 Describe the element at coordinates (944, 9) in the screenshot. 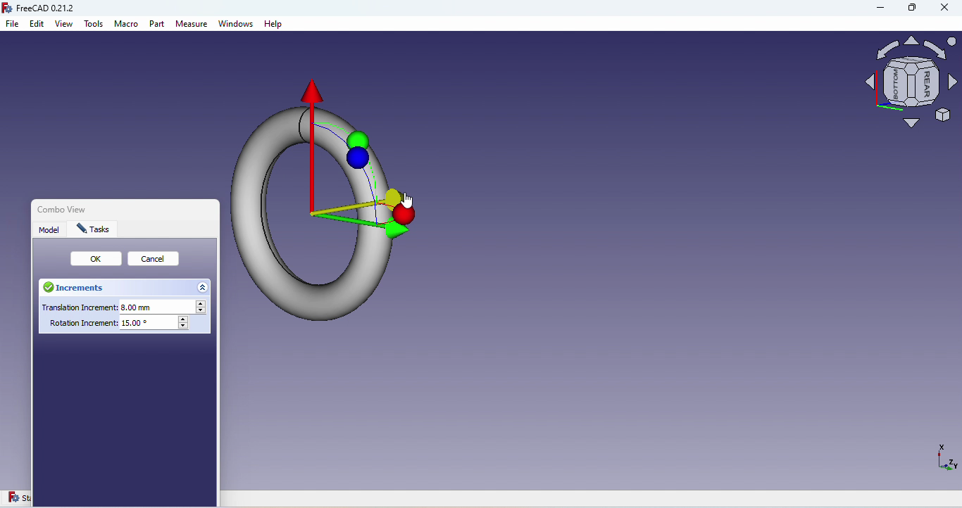

I see `Close` at that location.